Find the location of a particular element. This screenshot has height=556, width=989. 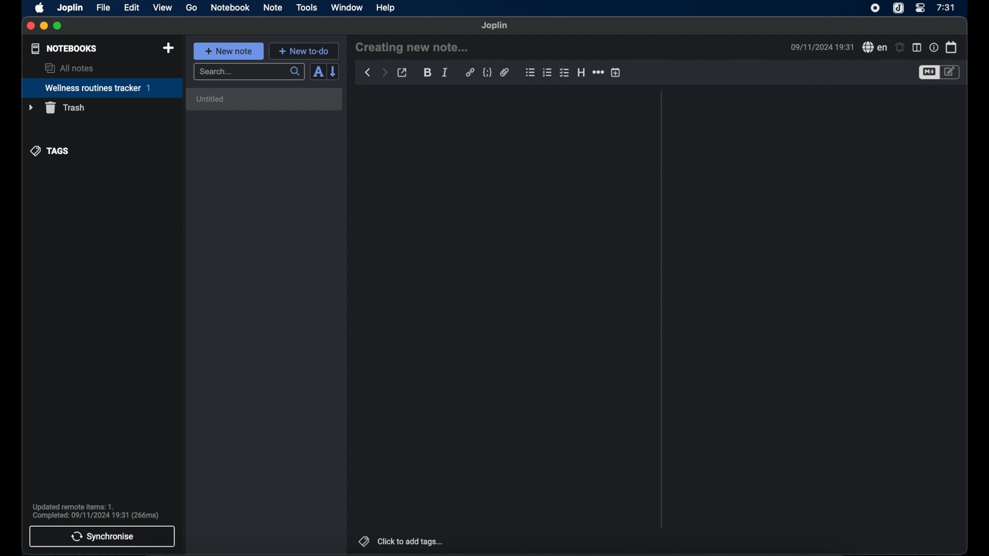

Updated remote items: 1. Complete: 09/11/2024 19:31 (266ms) is located at coordinates (100, 510).